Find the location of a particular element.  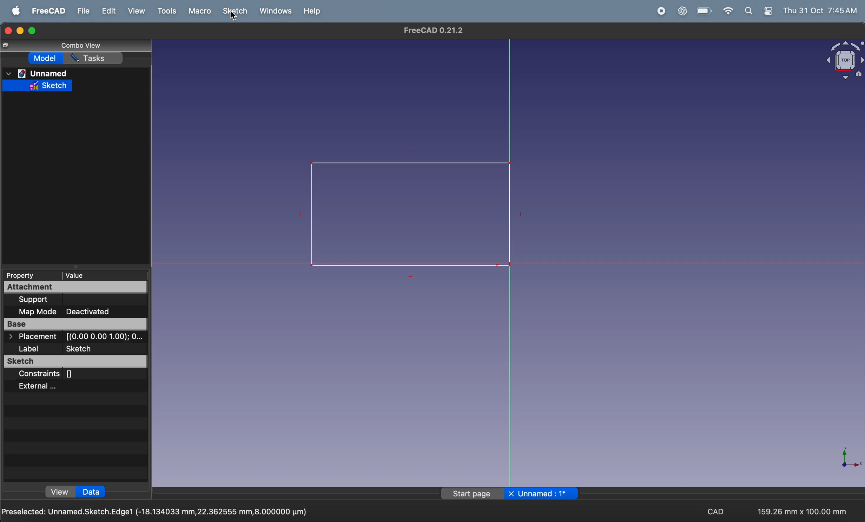

help is located at coordinates (314, 12).